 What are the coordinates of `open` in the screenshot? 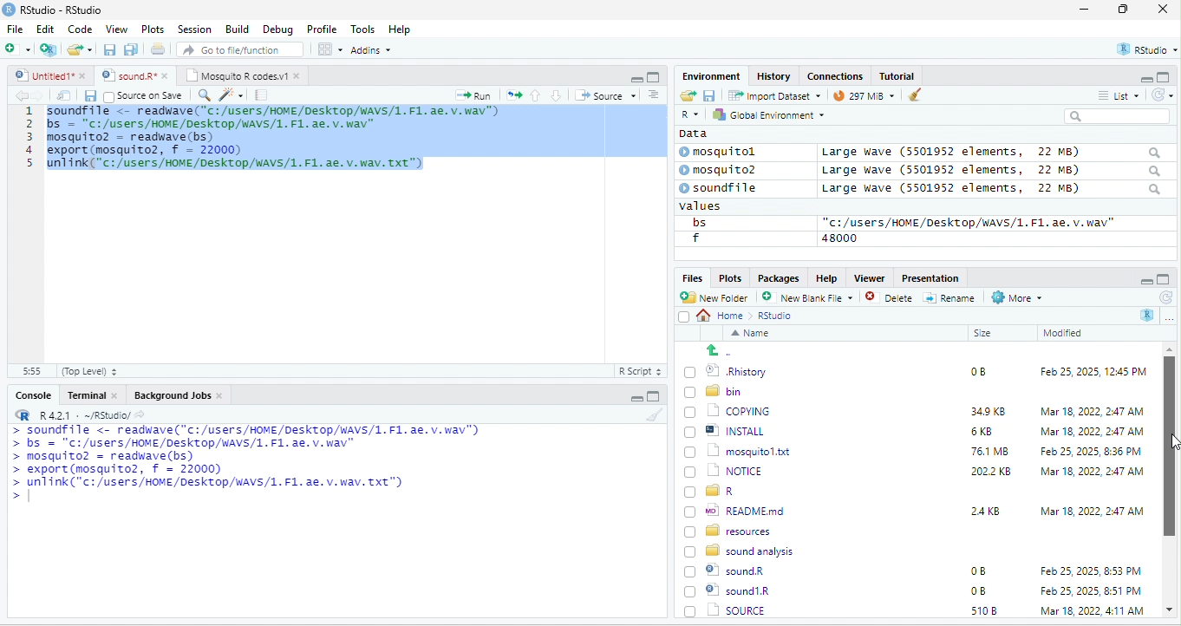 It's located at (514, 94).